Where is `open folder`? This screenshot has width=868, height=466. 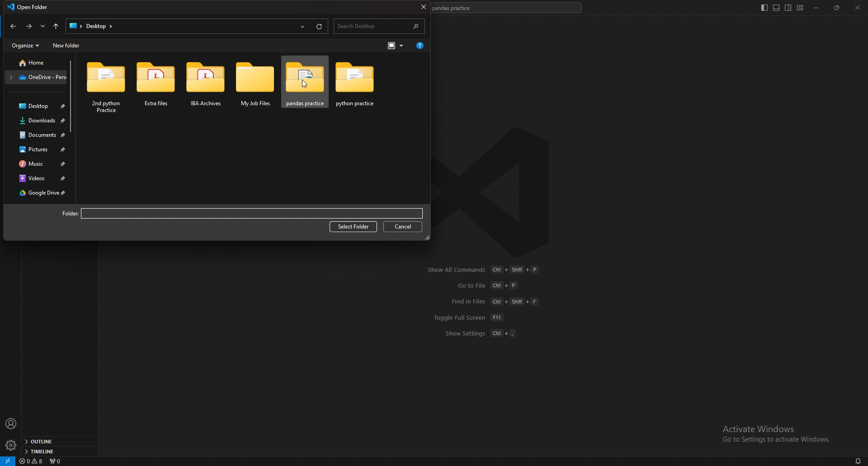
open folder is located at coordinates (29, 7).